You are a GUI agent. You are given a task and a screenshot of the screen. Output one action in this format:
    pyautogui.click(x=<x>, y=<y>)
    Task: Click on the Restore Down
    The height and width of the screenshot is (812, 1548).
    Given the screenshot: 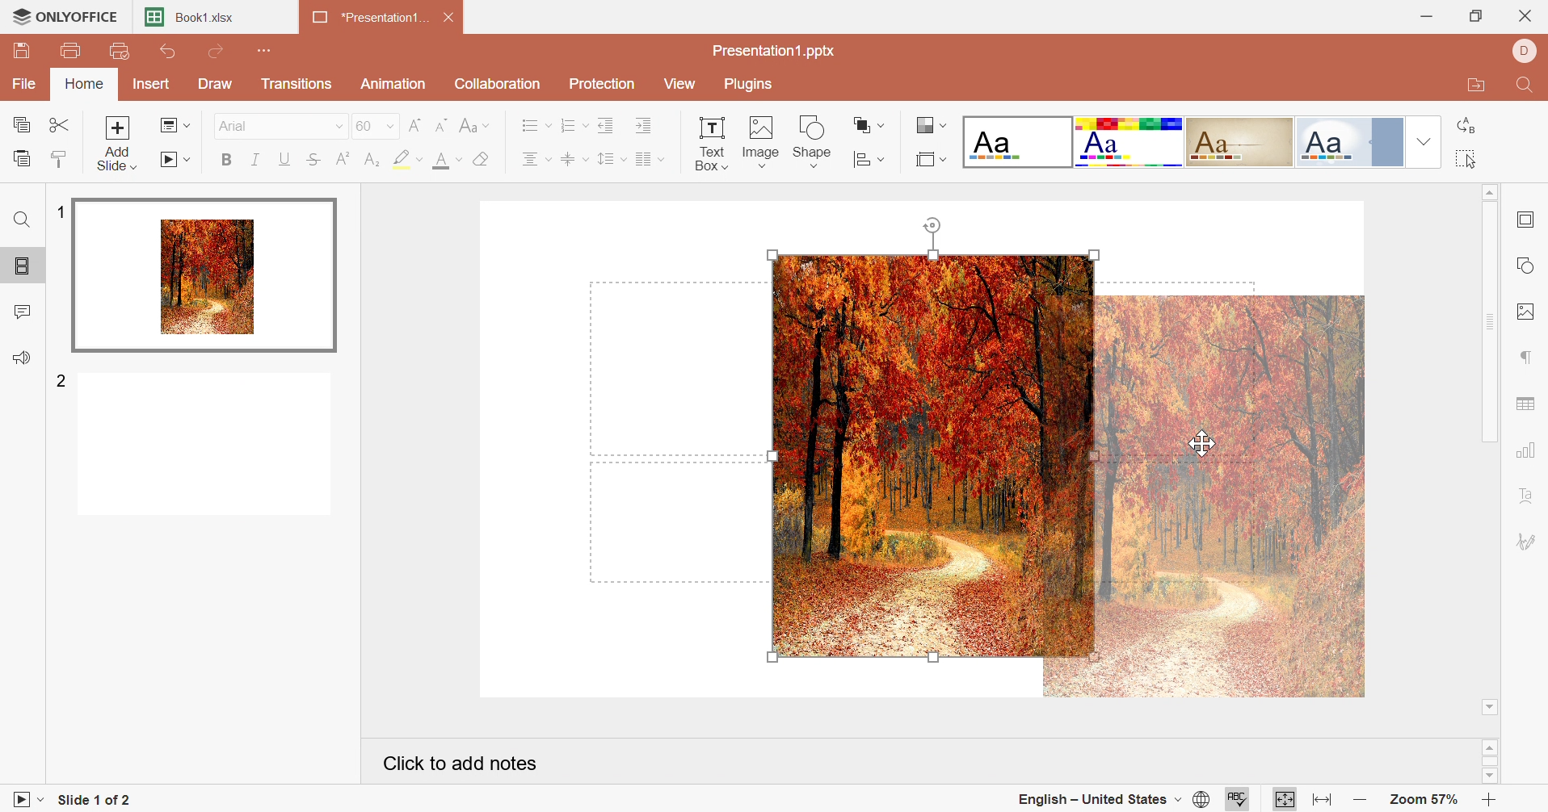 What is the action you would take?
    pyautogui.click(x=1473, y=17)
    